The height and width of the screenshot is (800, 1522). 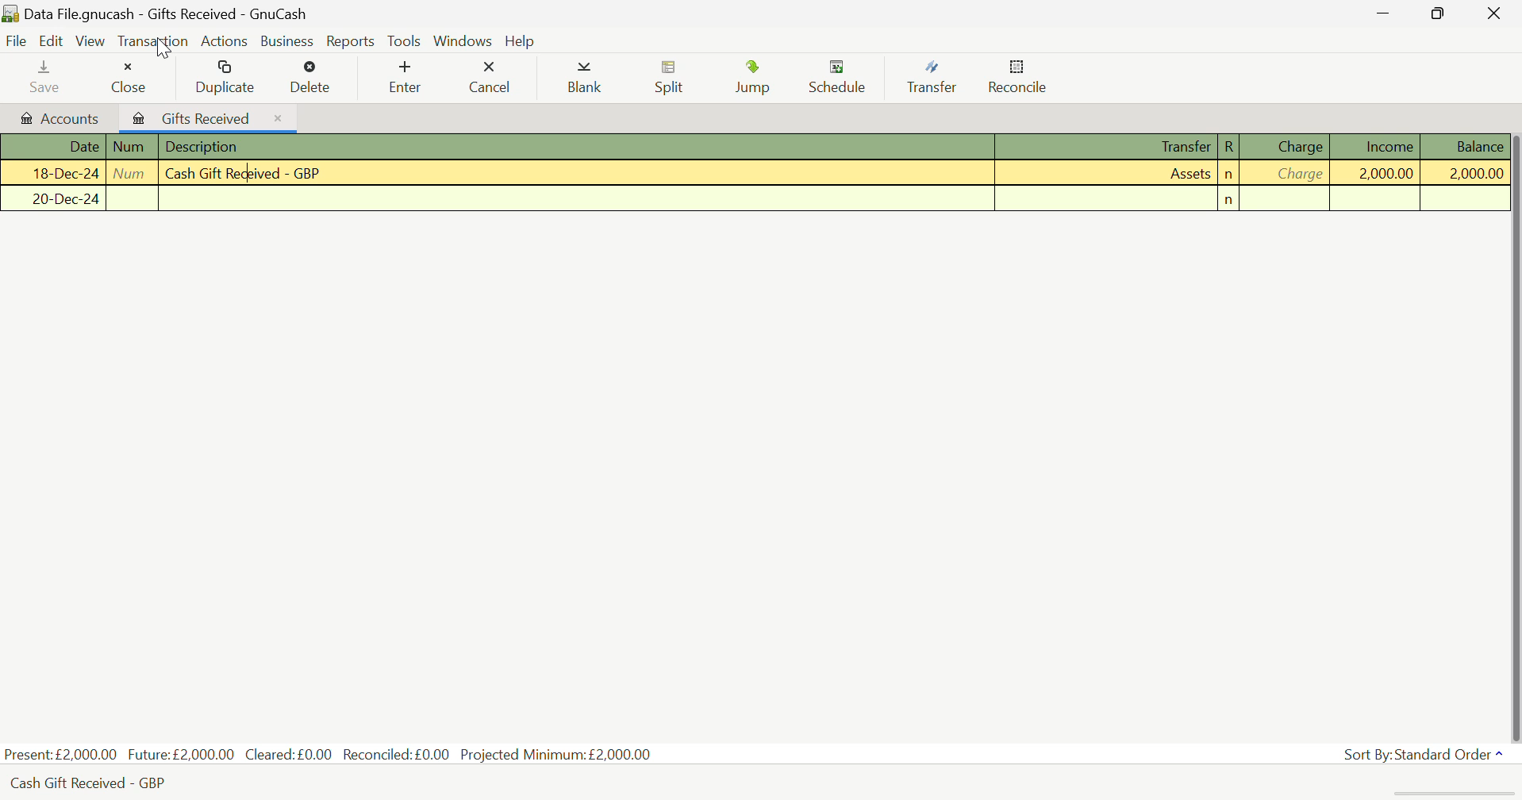 I want to click on Business, so click(x=284, y=40).